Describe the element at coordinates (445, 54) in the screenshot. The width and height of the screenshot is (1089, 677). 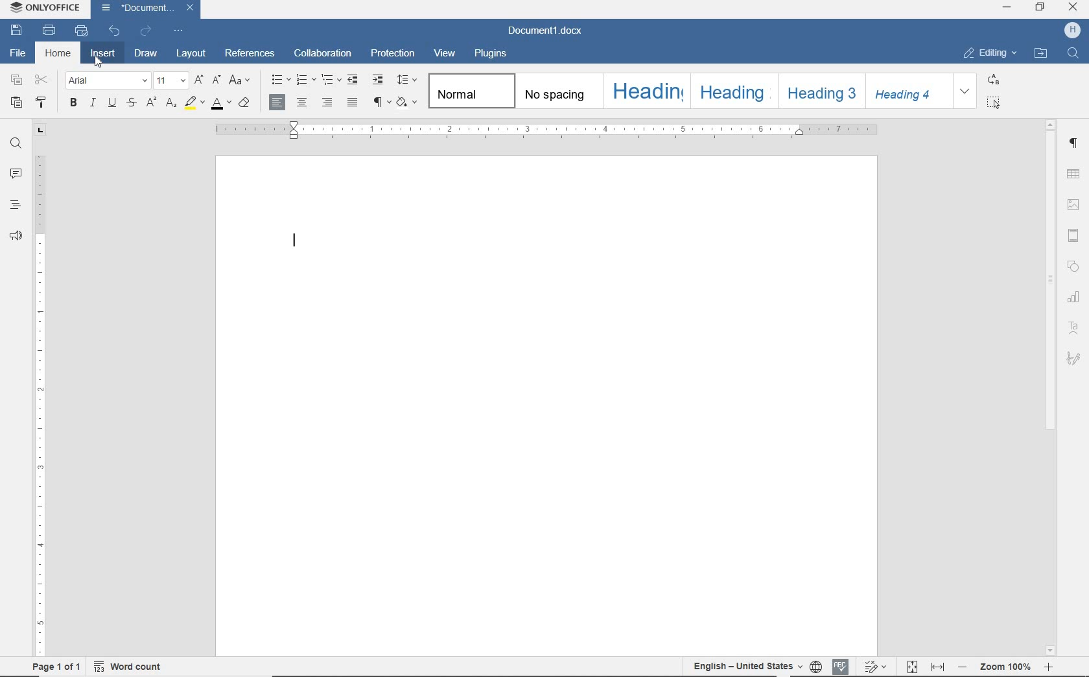
I see `view` at that location.